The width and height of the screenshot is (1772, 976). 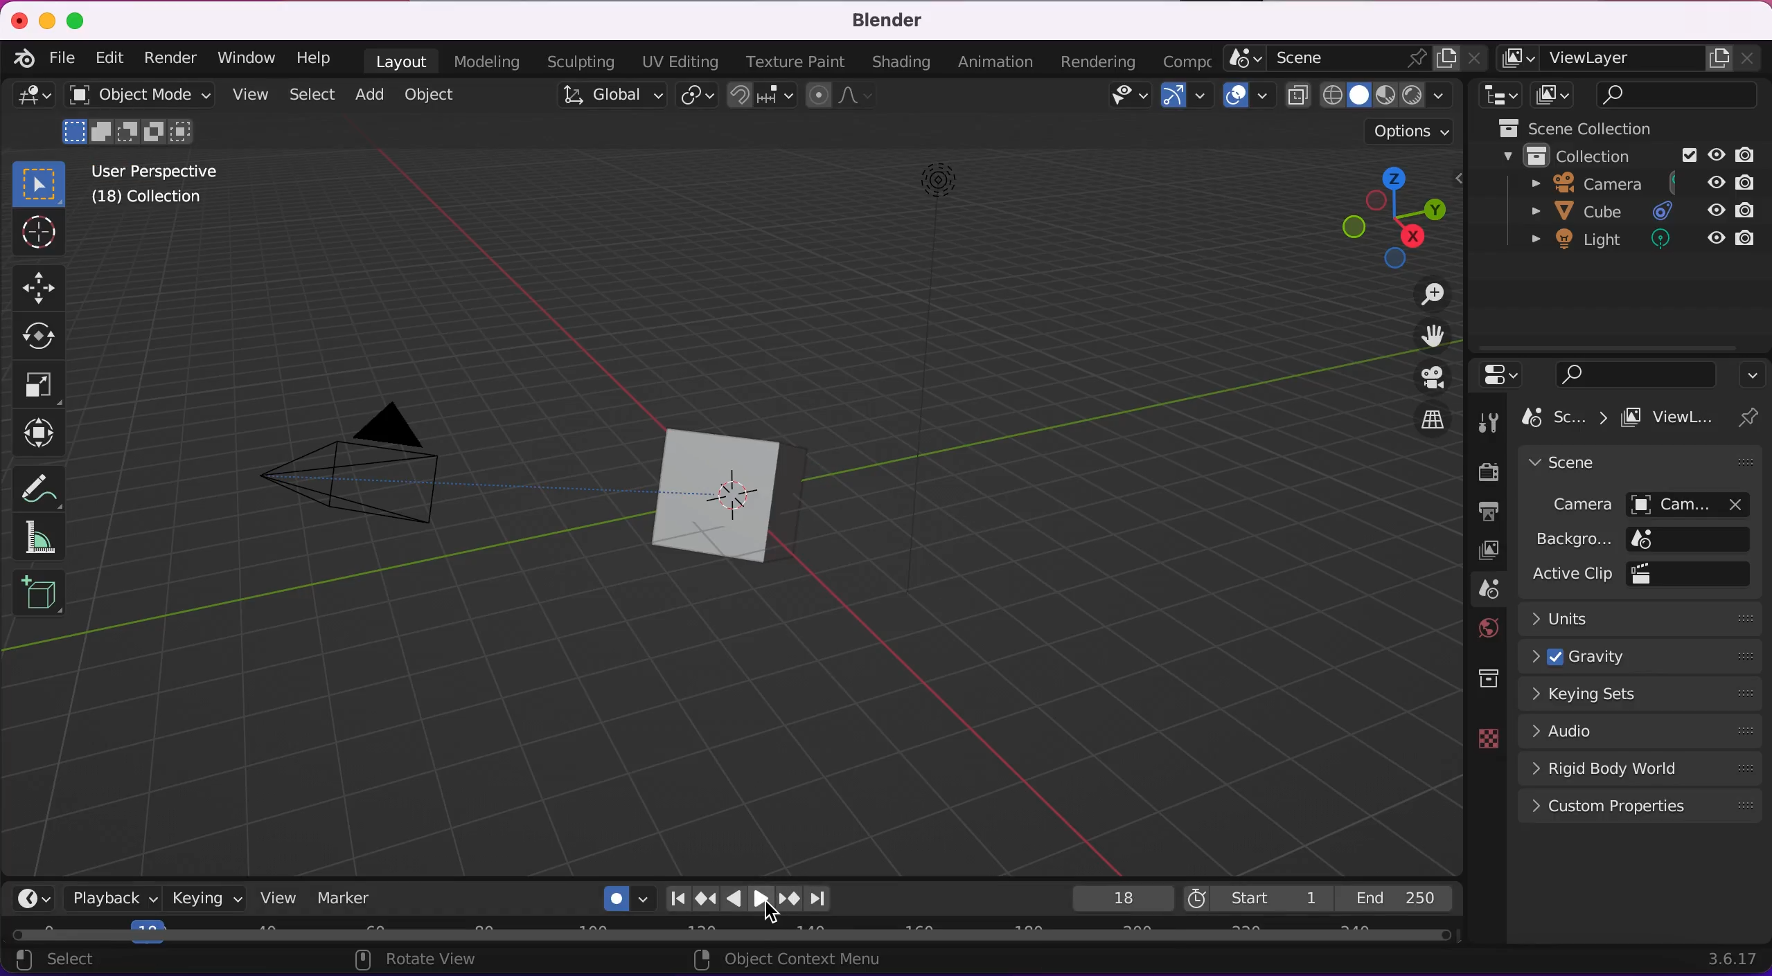 What do you see at coordinates (840, 99) in the screenshot?
I see `proportional editing objects` at bounding box center [840, 99].